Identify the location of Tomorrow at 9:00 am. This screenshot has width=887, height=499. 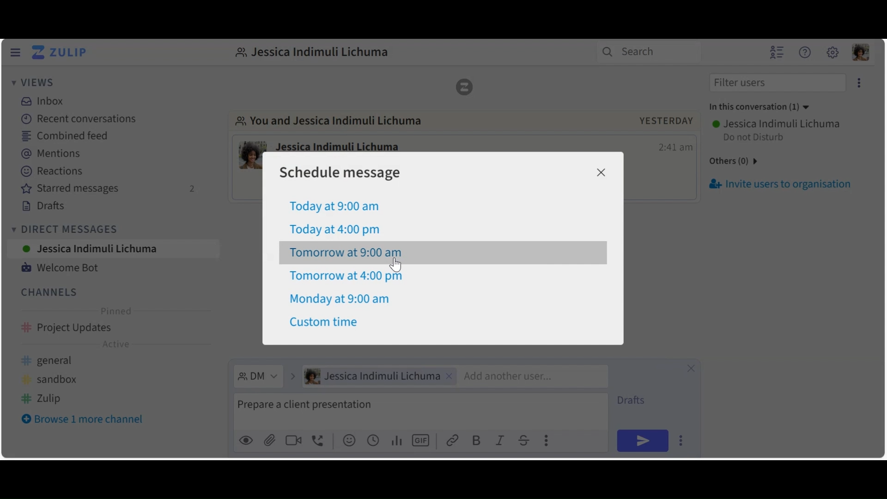
(343, 254).